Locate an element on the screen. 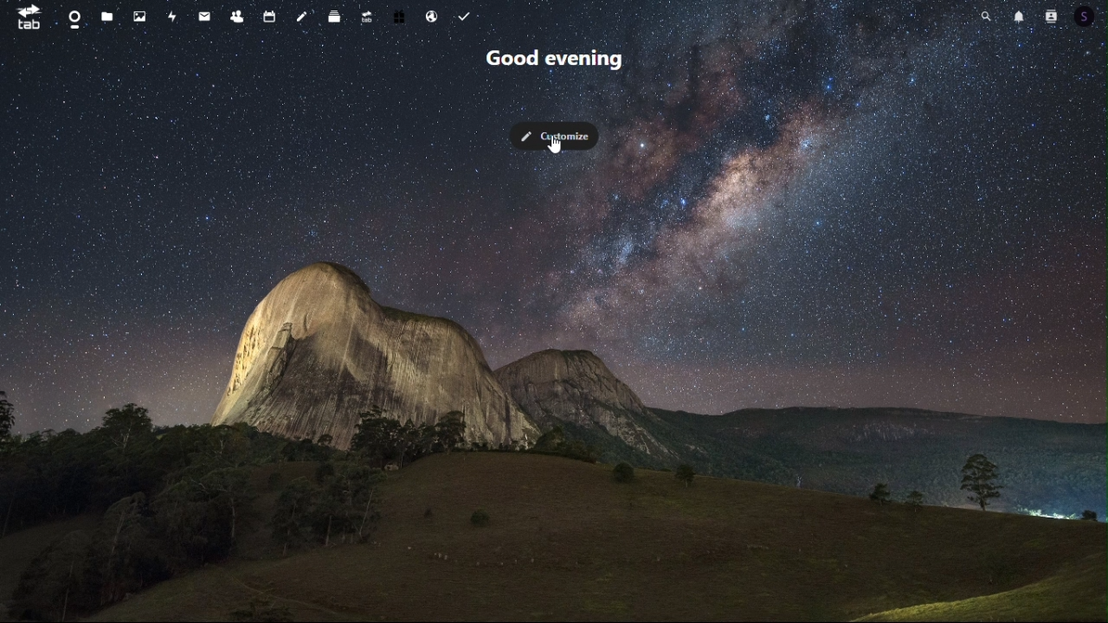 Image resolution: width=1108 pixels, height=623 pixels. mail is located at coordinates (205, 15).